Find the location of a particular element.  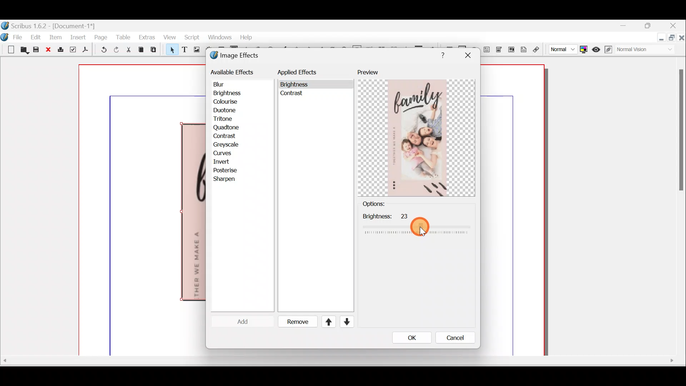

File is located at coordinates (20, 36).